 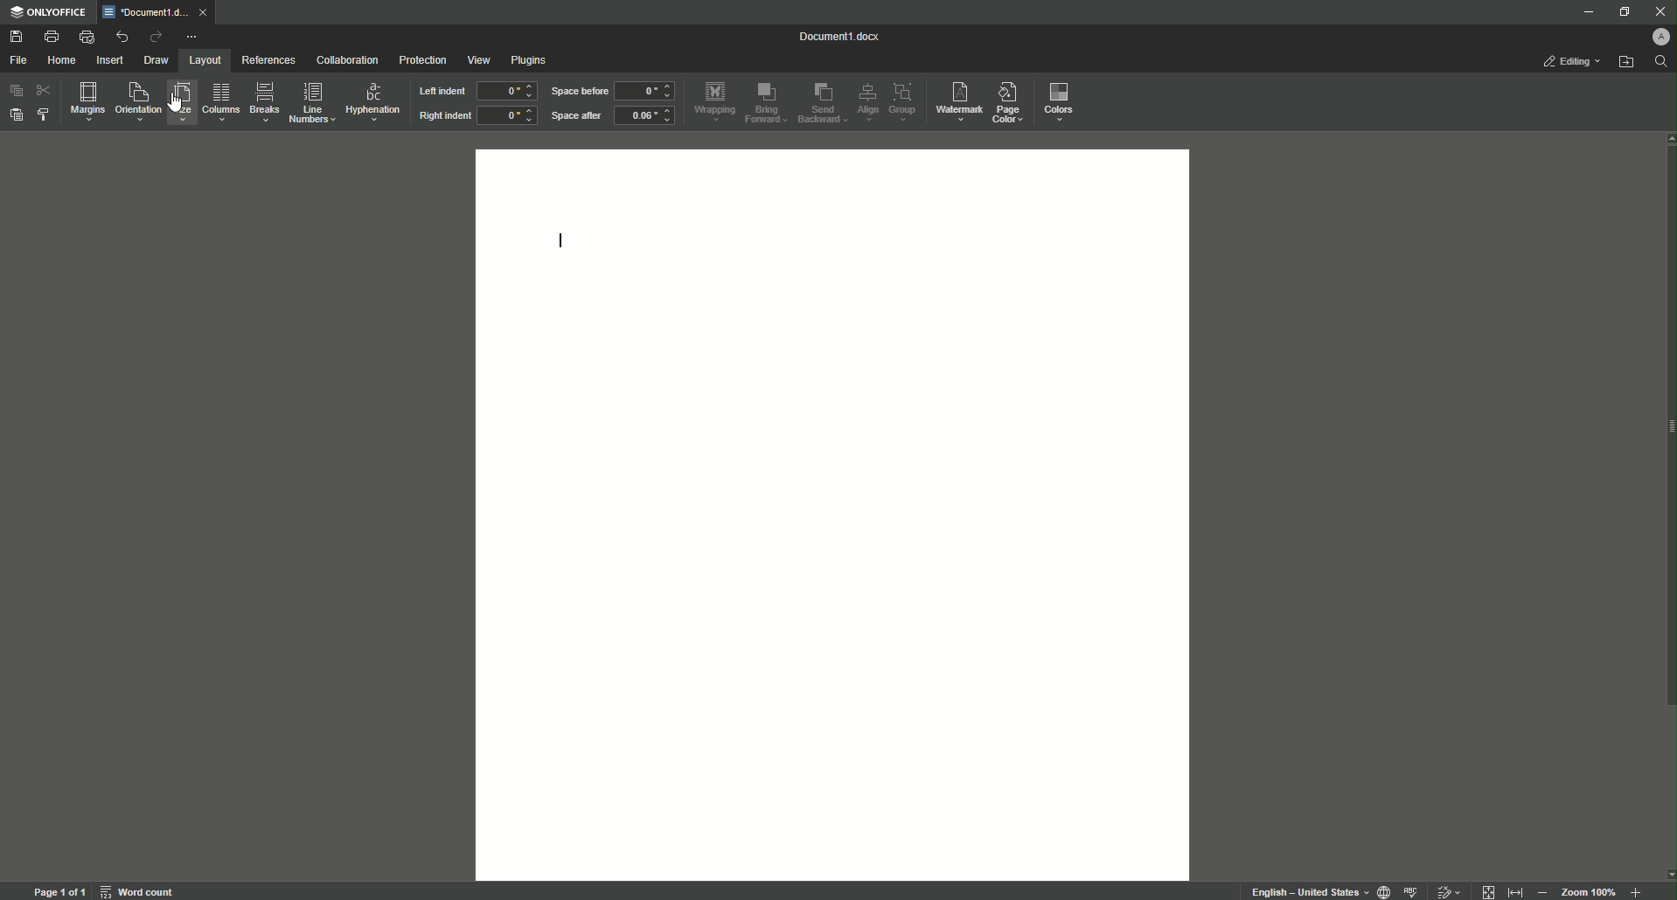 I want to click on Tab 1, so click(x=154, y=12).